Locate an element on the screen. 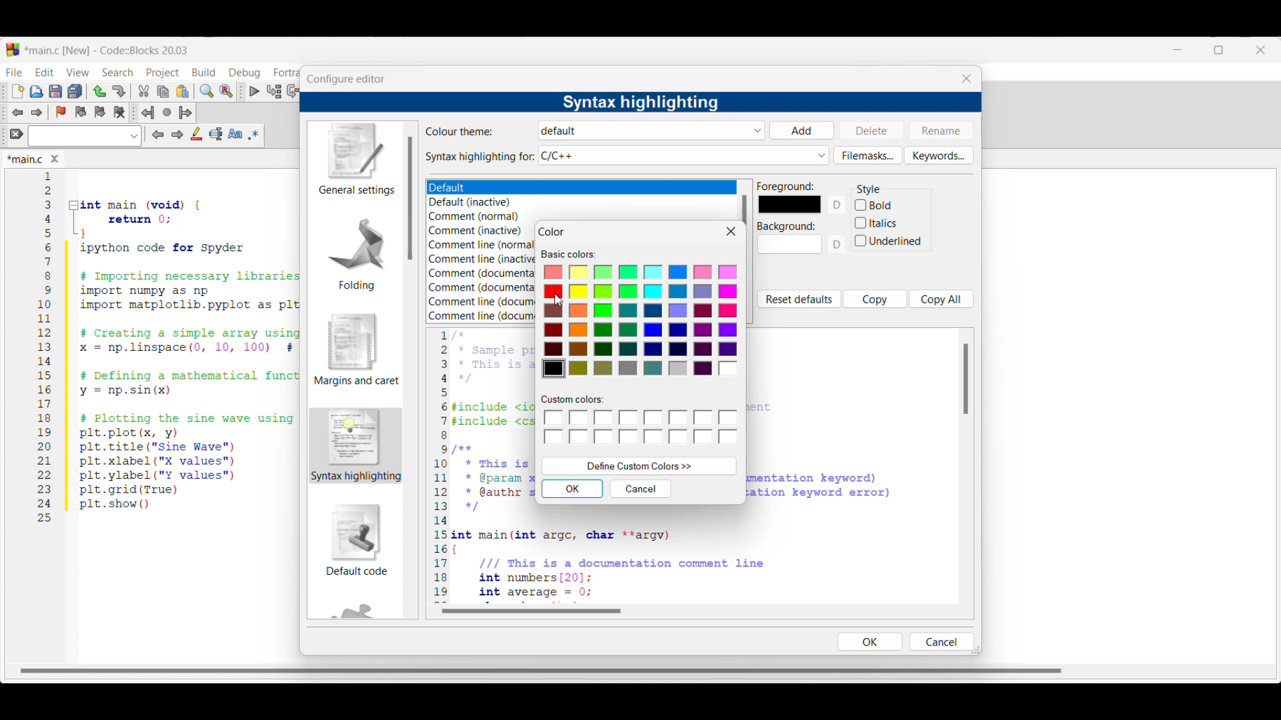  Basic color options is located at coordinates (640, 322).